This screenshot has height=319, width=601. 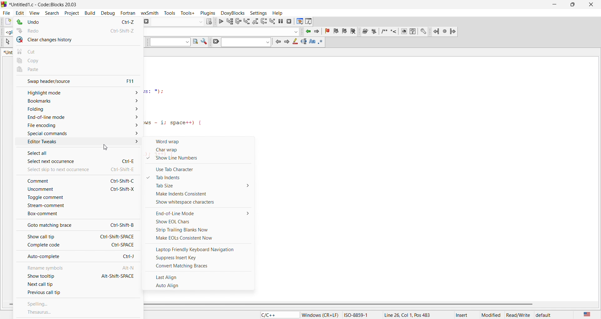 What do you see at coordinates (79, 293) in the screenshot?
I see `previous call tip` at bounding box center [79, 293].